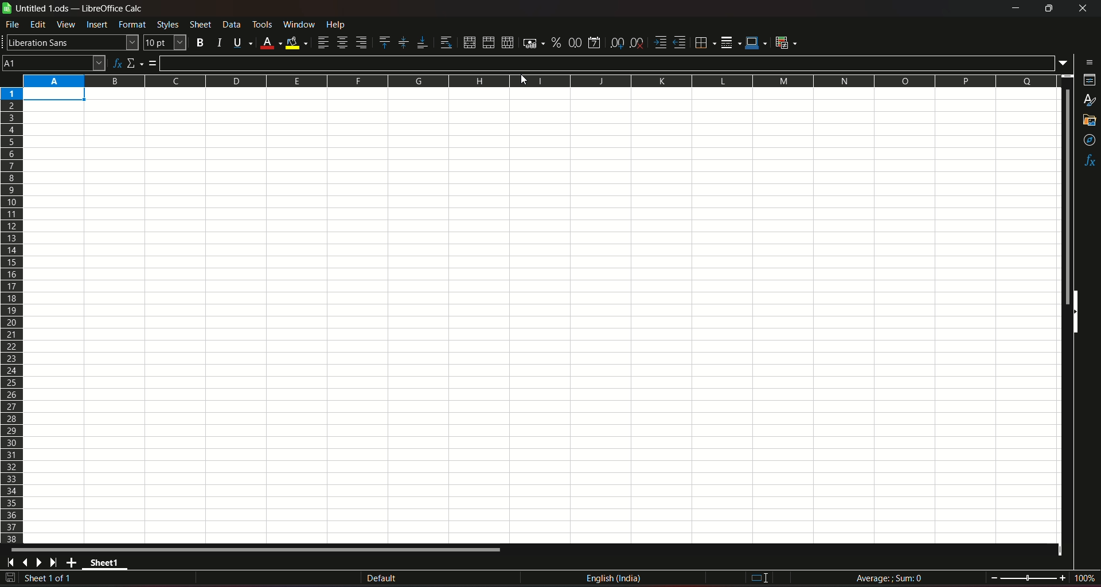  I want to click on add decimal point, so click(618, 43).